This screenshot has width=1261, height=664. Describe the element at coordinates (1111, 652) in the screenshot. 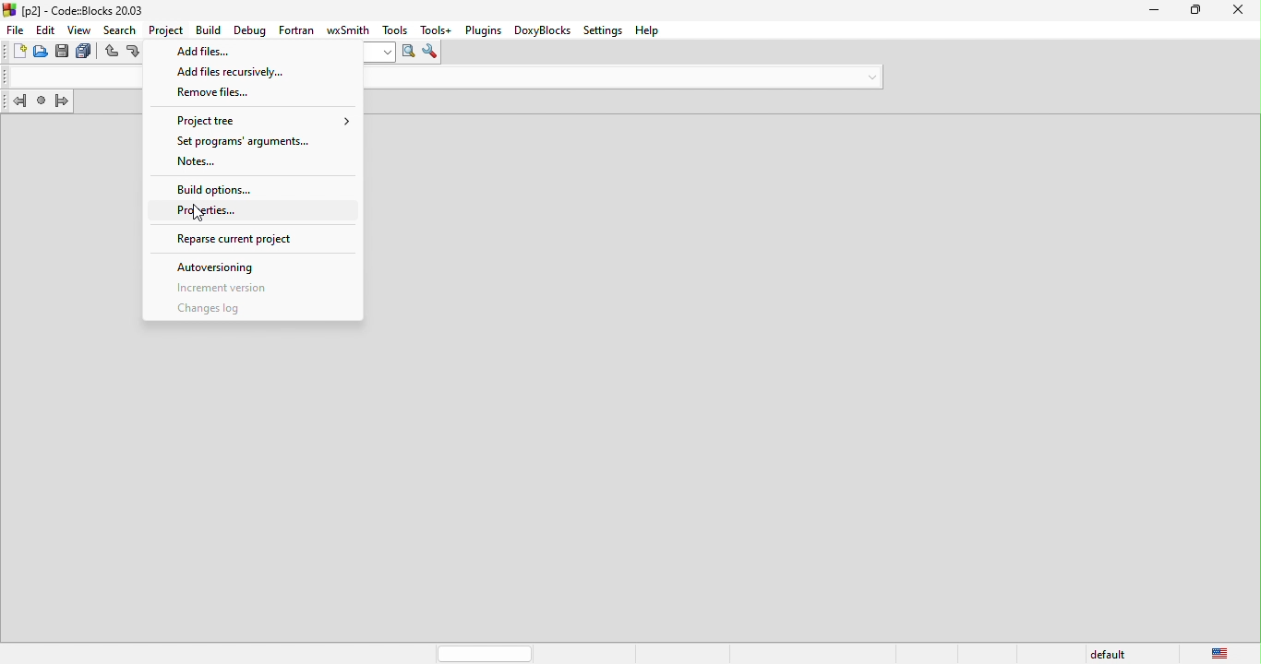

I see `default` at that location.